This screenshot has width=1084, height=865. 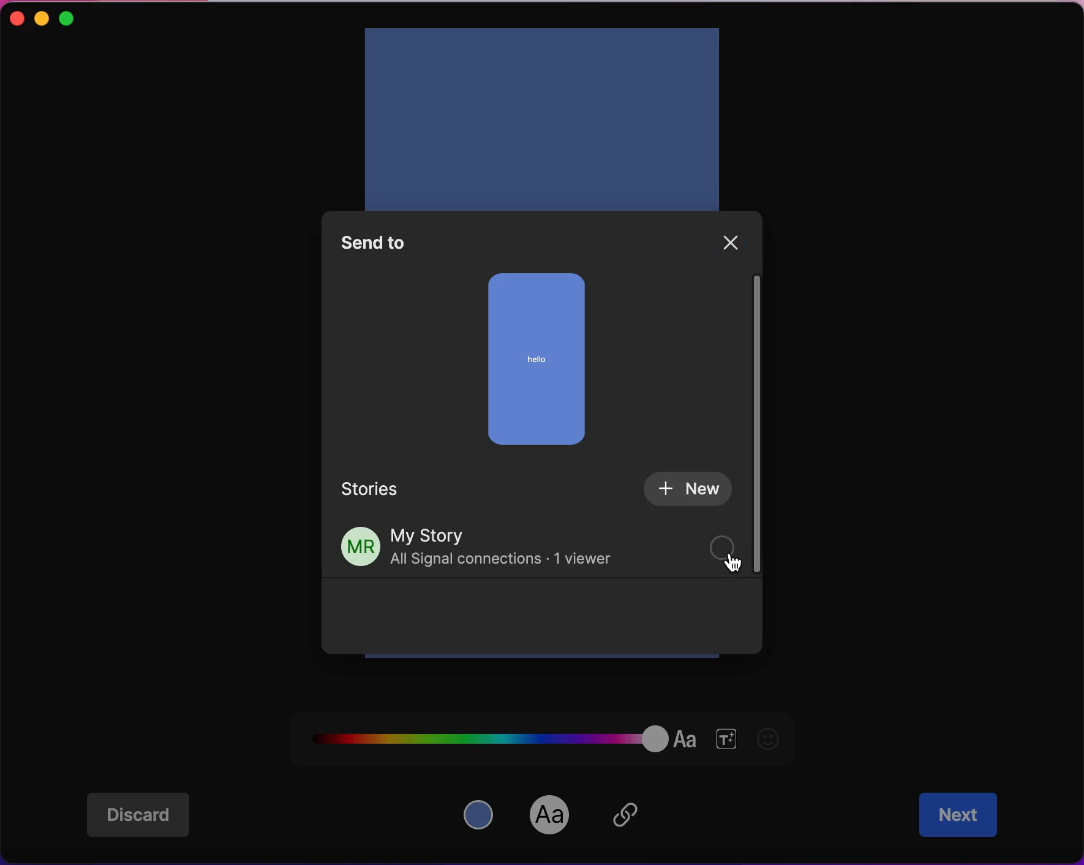 What do you see at coordinates (503, 561) in the screenshot?
I see `All Signal connections - 1 viewer` at bounding box center [503, 561].